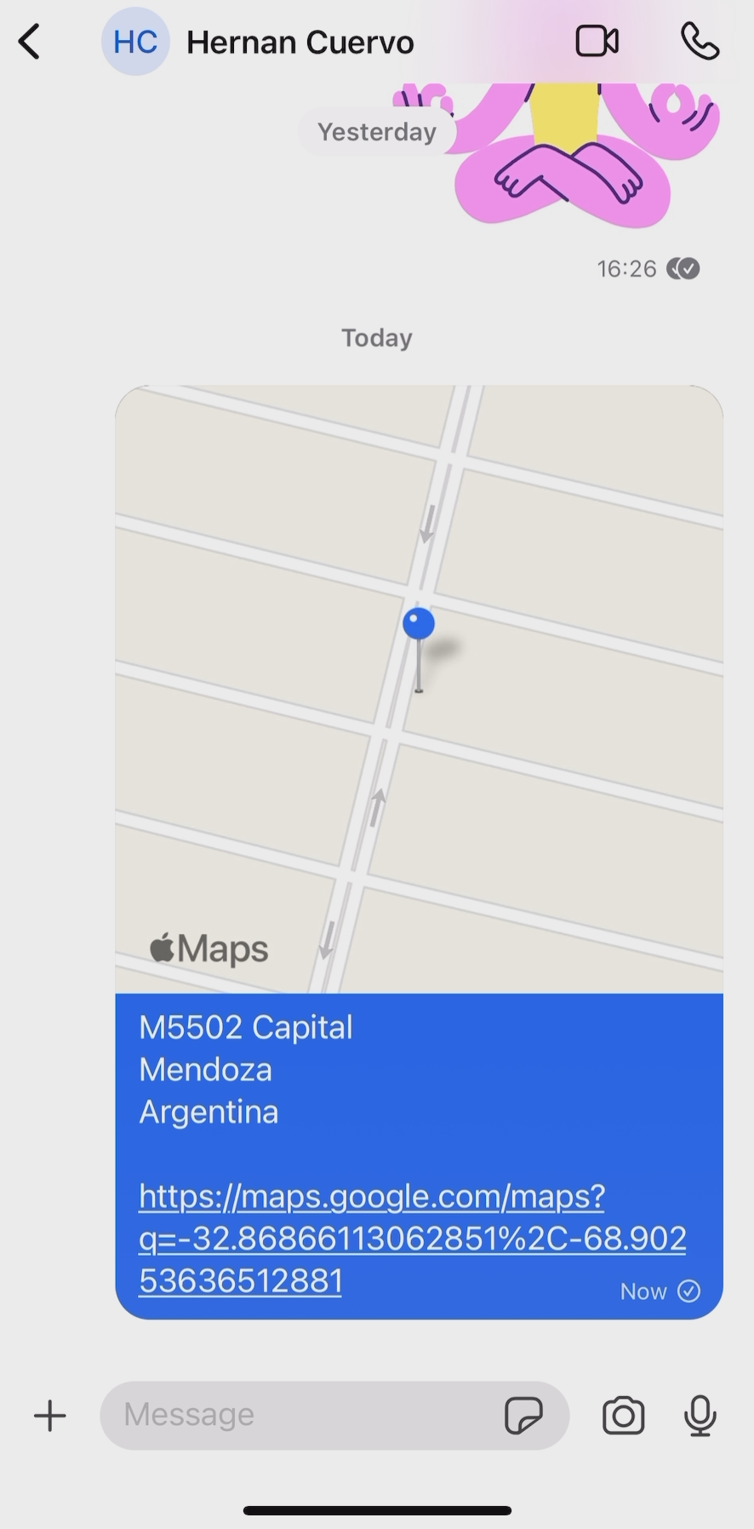 This screenshot has height=1529, width=754. I want to click on add, so click(51, 1413).